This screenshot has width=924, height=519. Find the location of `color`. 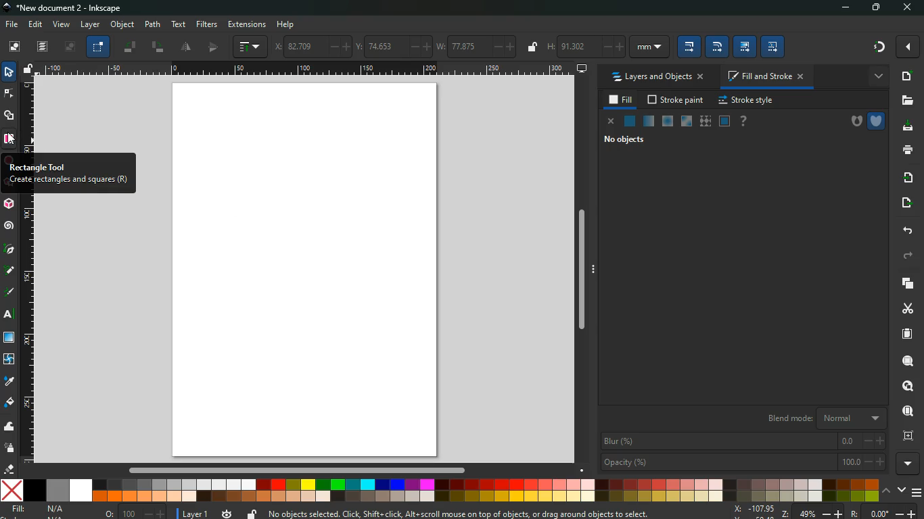

color is located at coordinates (440, 490).